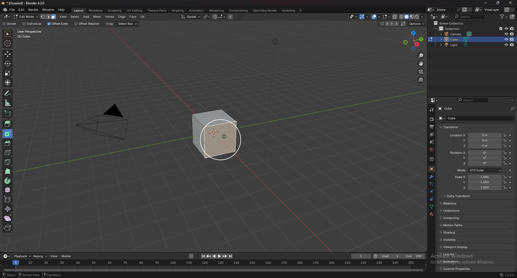 The height and width of the screenshot is (278, 517). I want to click on visibility, so click(456, 239).